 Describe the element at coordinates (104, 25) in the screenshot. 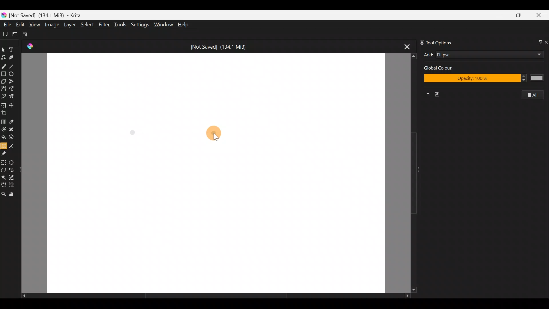

I see `Filter` at that location.